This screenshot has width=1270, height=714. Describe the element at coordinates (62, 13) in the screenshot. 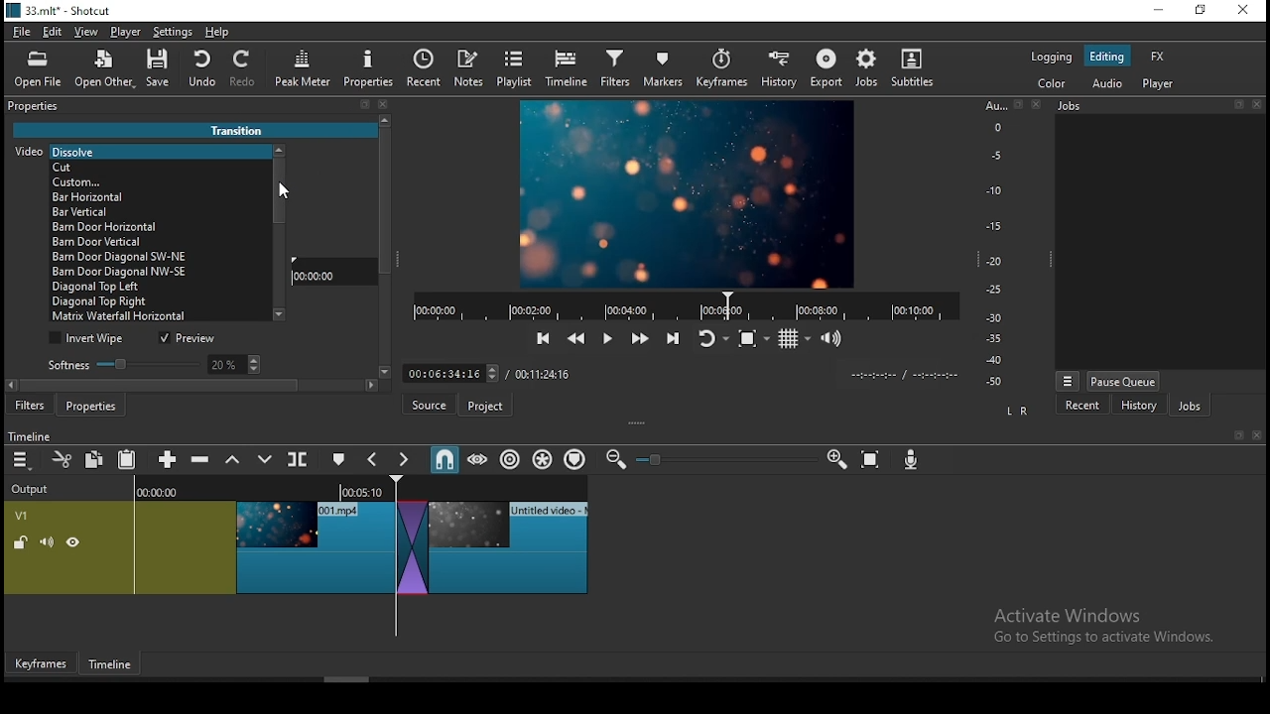

I see `icon and file name` at that location.